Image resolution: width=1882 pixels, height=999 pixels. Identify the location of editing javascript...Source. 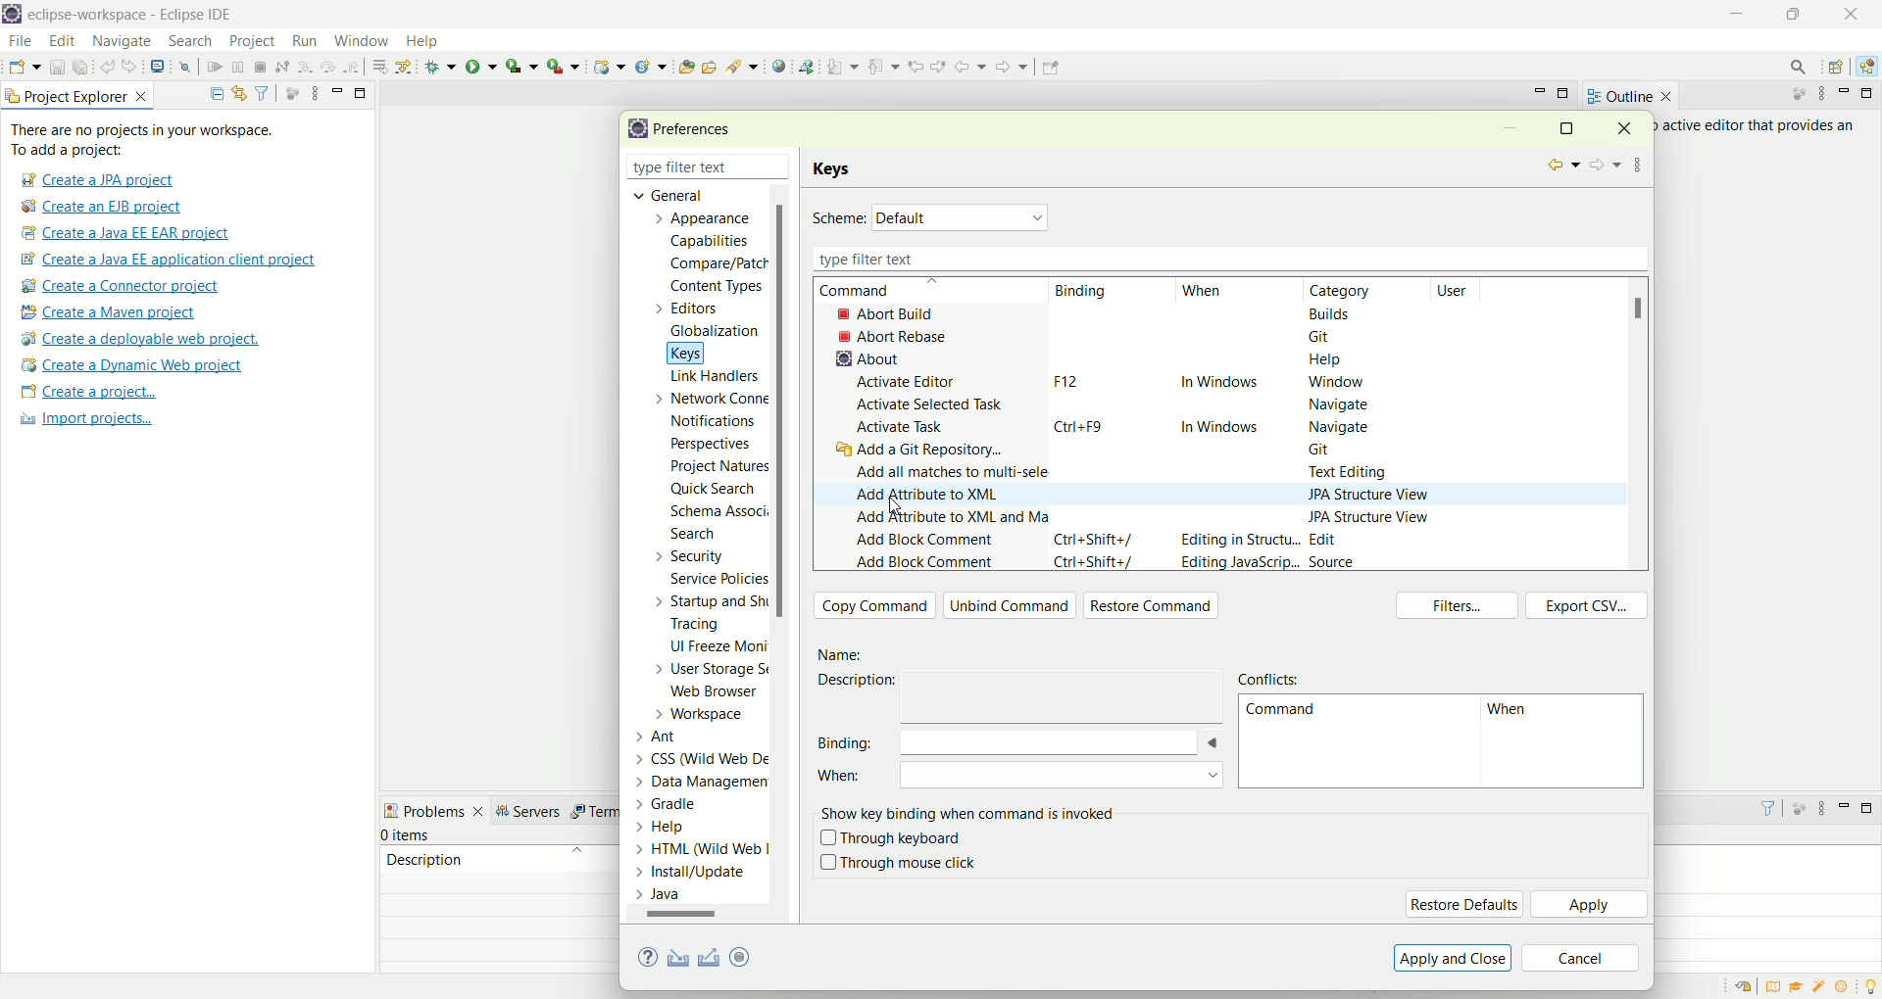
(1266, 564).